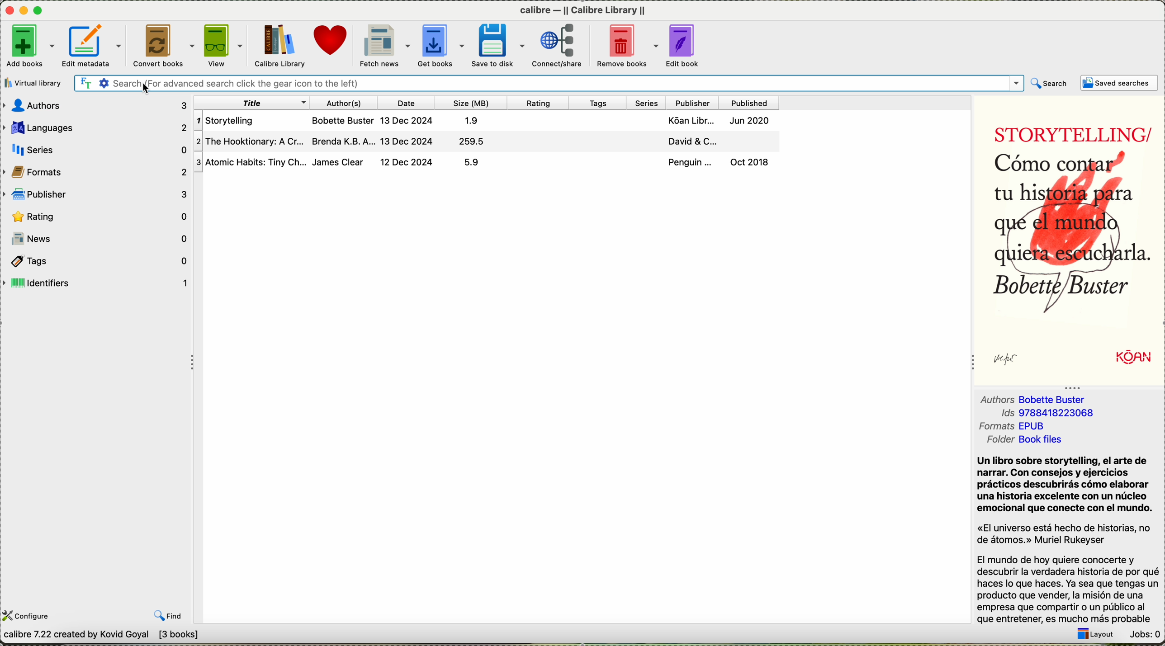  What do you see at coordinates (251, 120) in the screenshot?
I see `Storytelling` at bounding box center [251, 120].